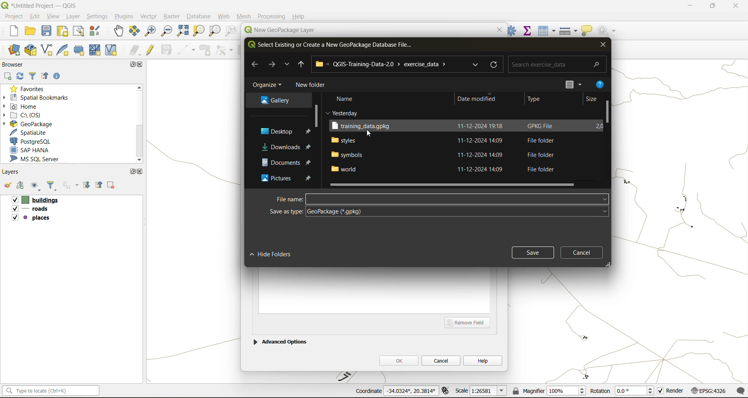  Describe the element at coordinates (150, 30) in the screenshot. I see `zoom in` at that location.